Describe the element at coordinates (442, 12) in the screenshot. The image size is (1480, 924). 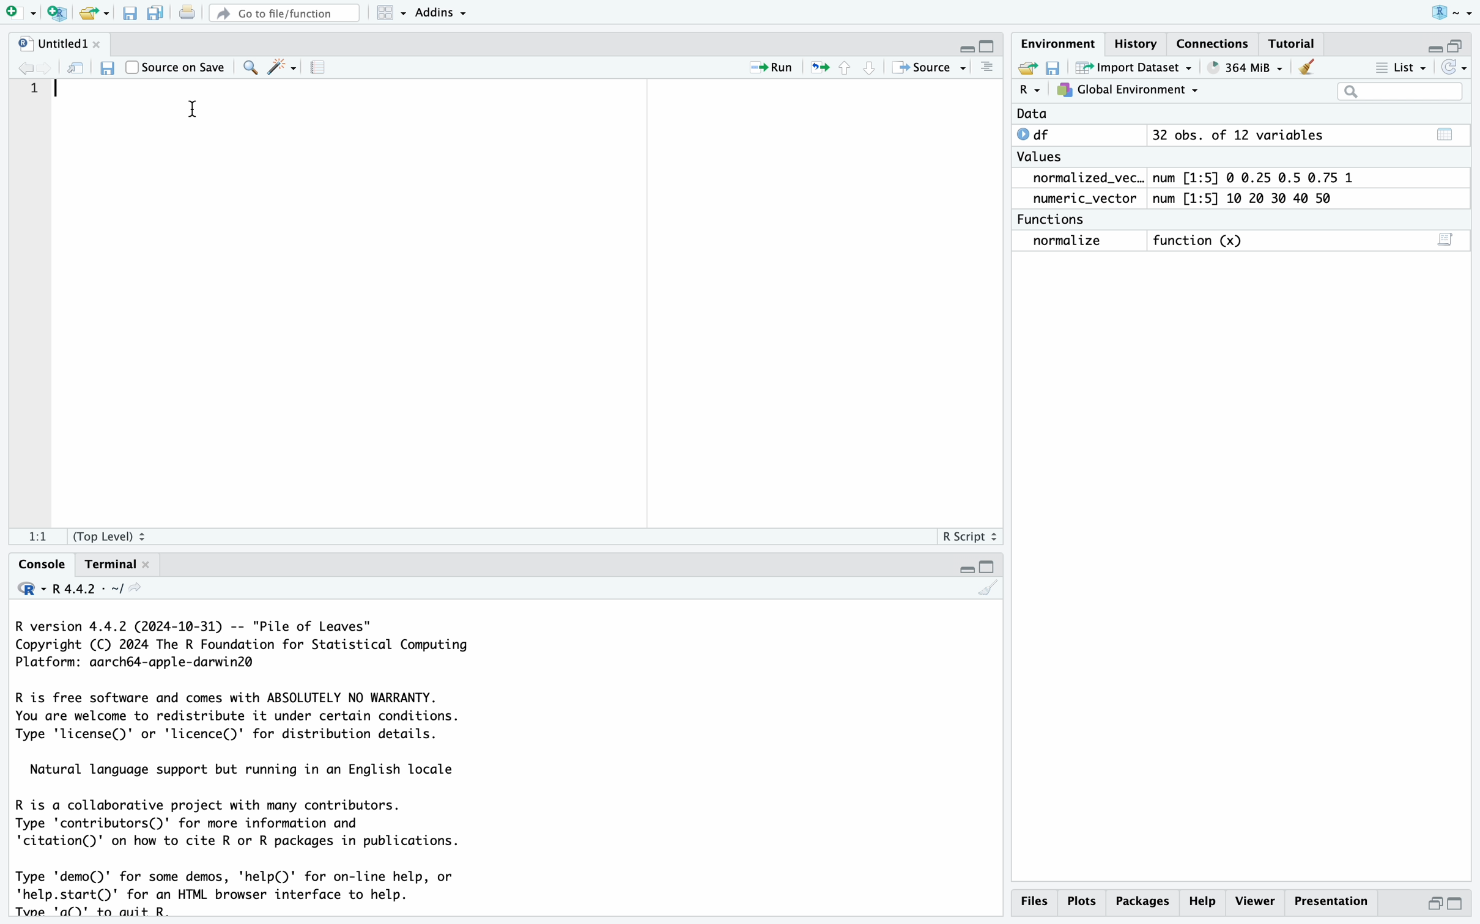
I see `Addins` at that location.